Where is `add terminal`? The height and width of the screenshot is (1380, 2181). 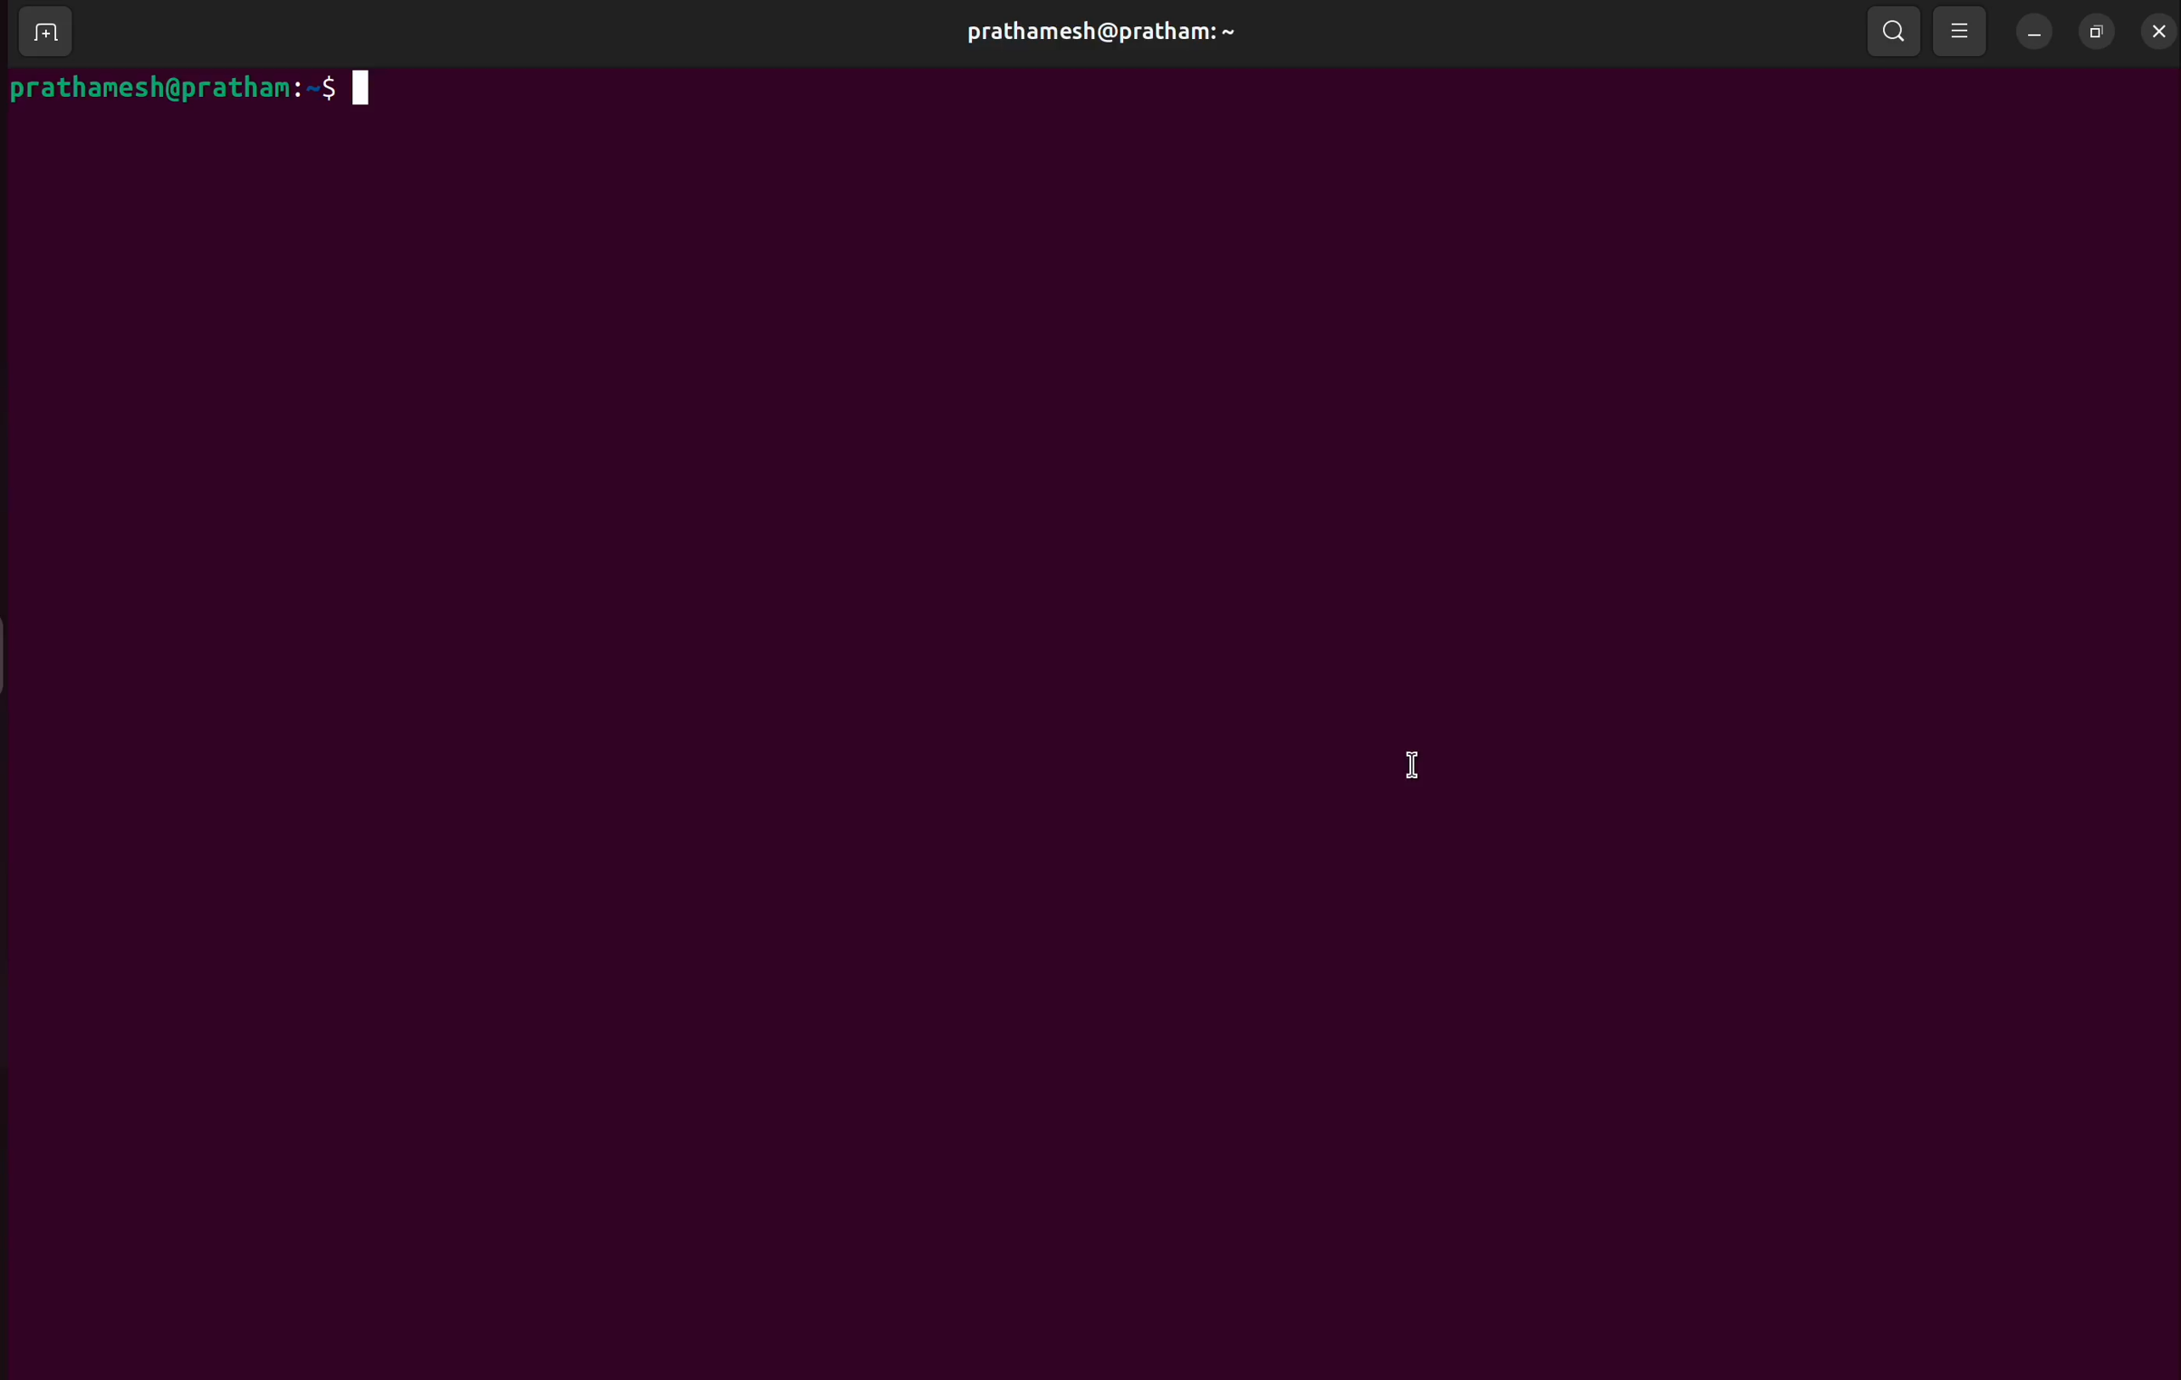 add terminal is located at coordinates (44, 34).